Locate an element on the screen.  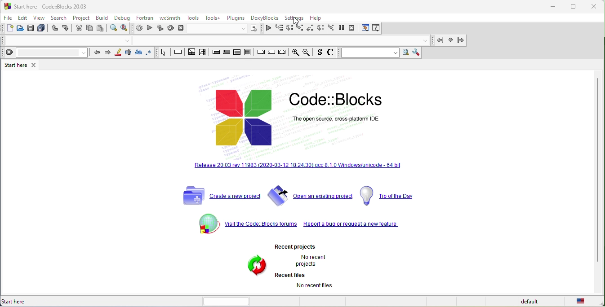
selected text is located at coordinates (129, 53).